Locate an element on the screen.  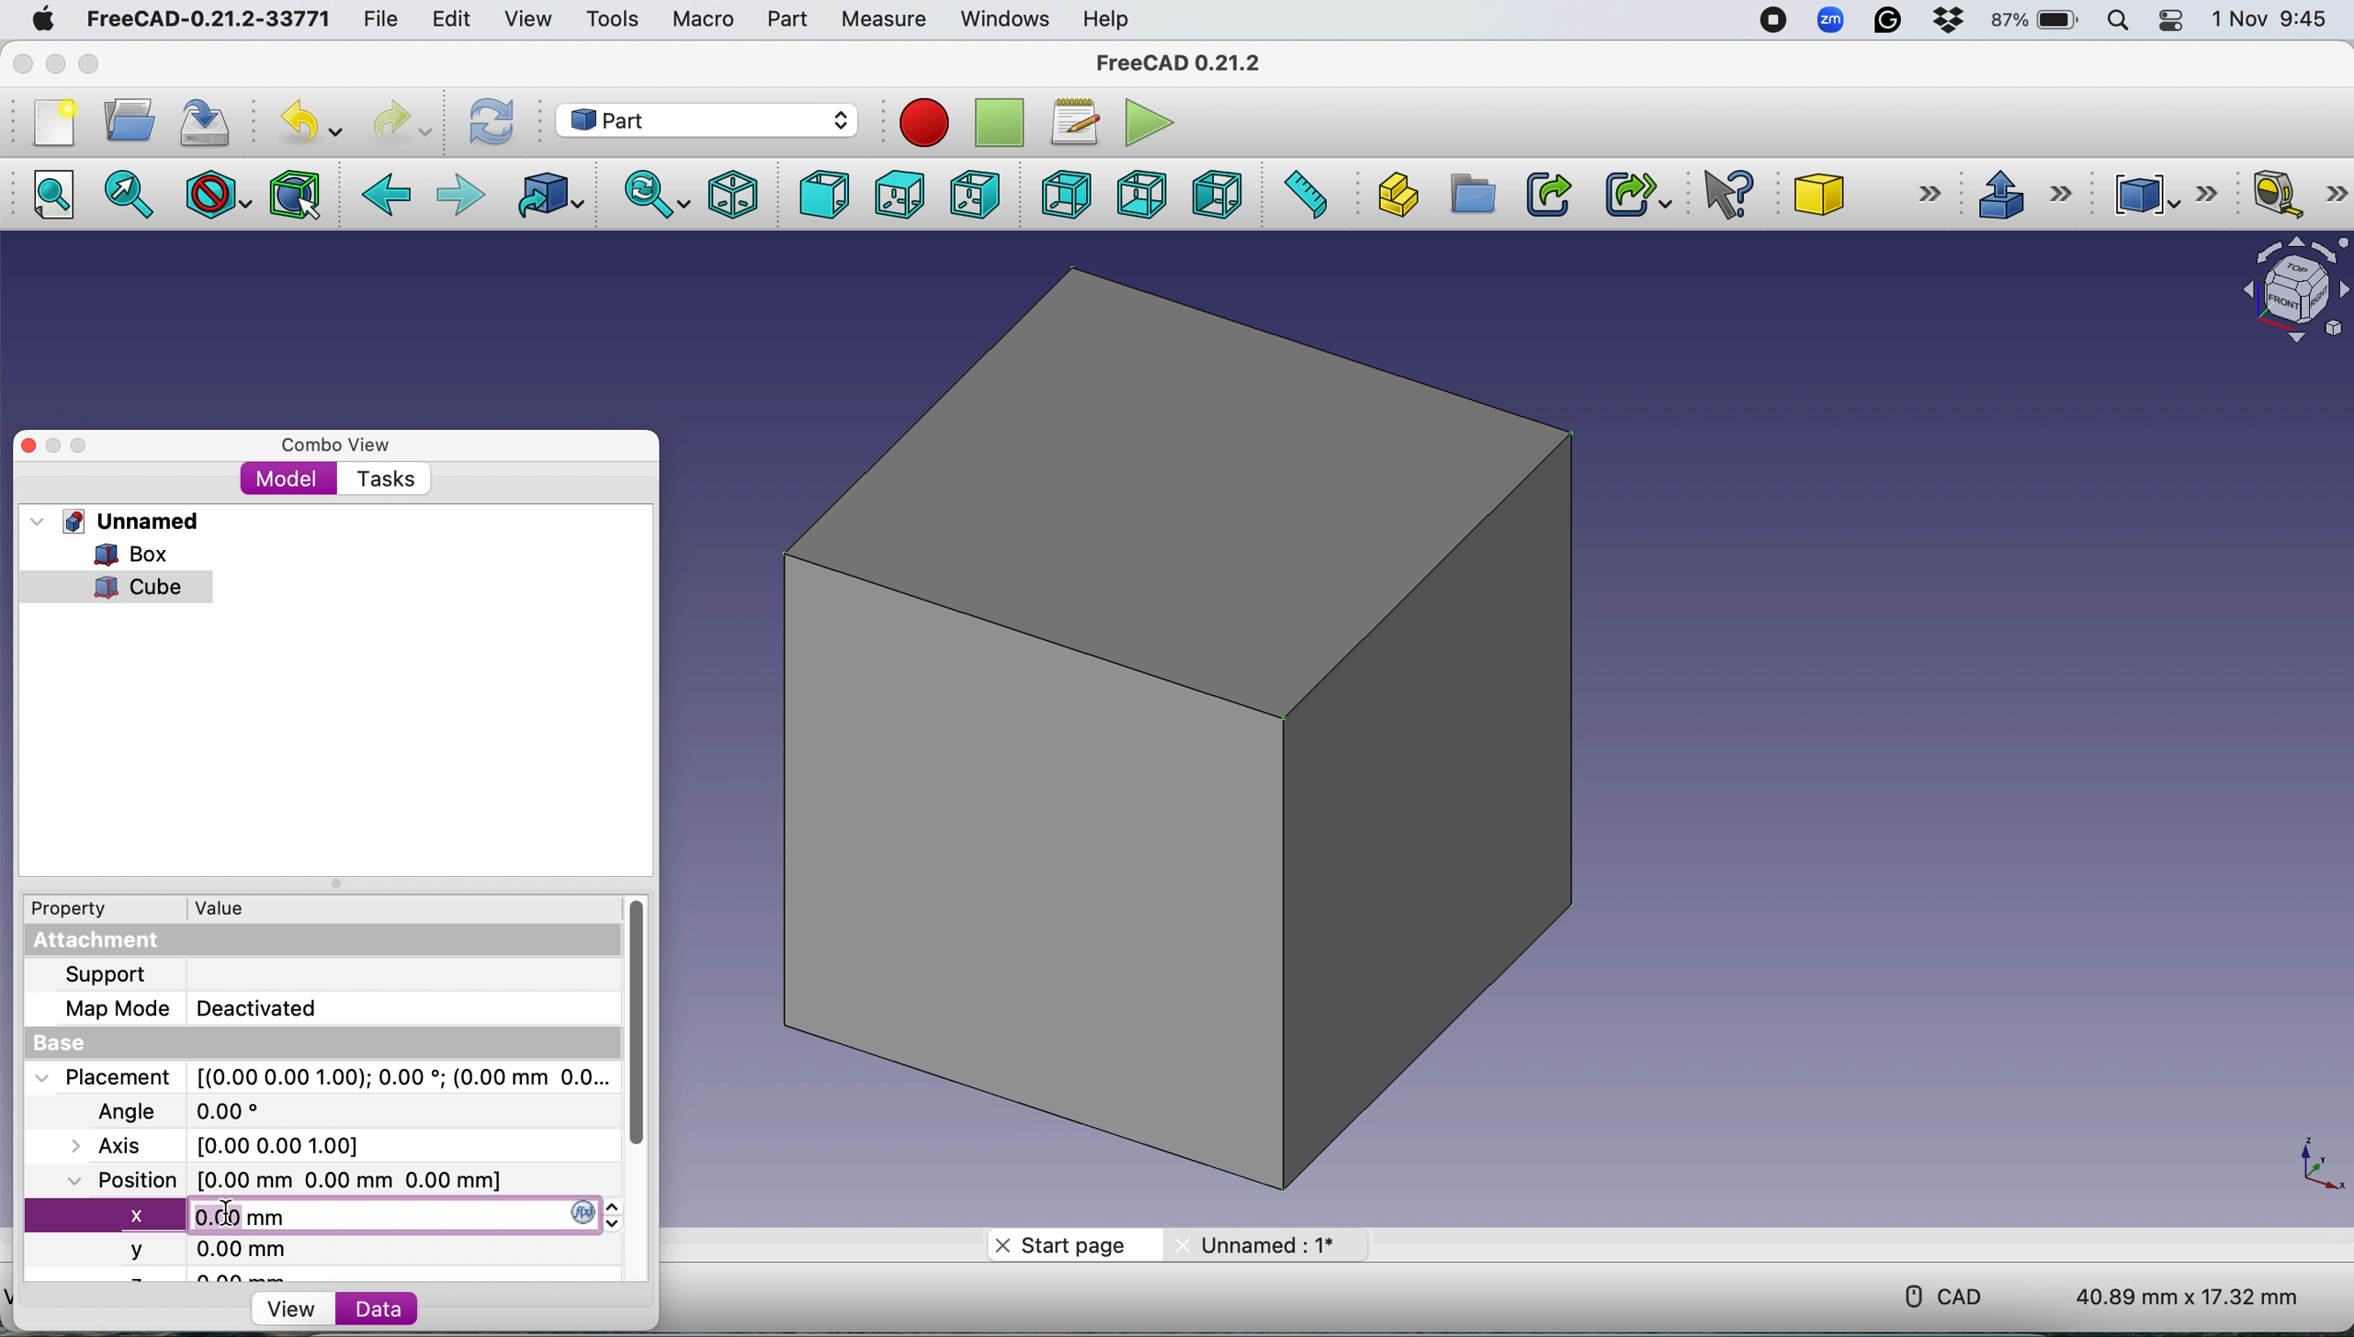
Start page is located at coordinates (1069, 1246).